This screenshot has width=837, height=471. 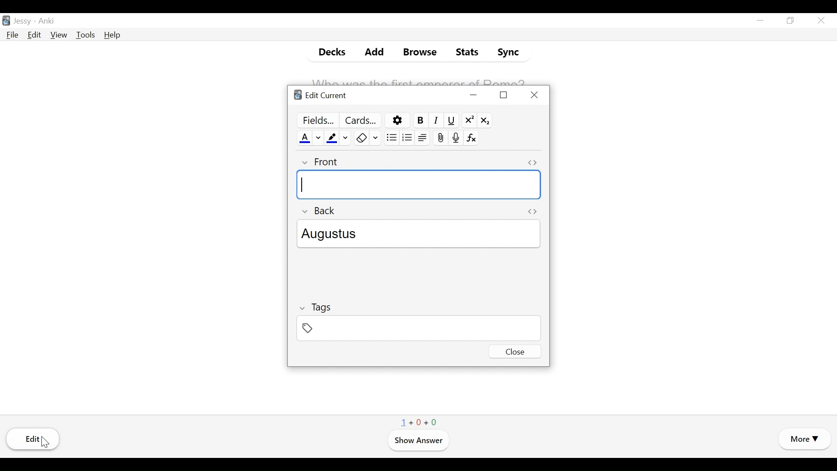 What do you see at coordinates (304, 137) in the screenshot?
I see `Text Color` at bounding box center [304, 137].